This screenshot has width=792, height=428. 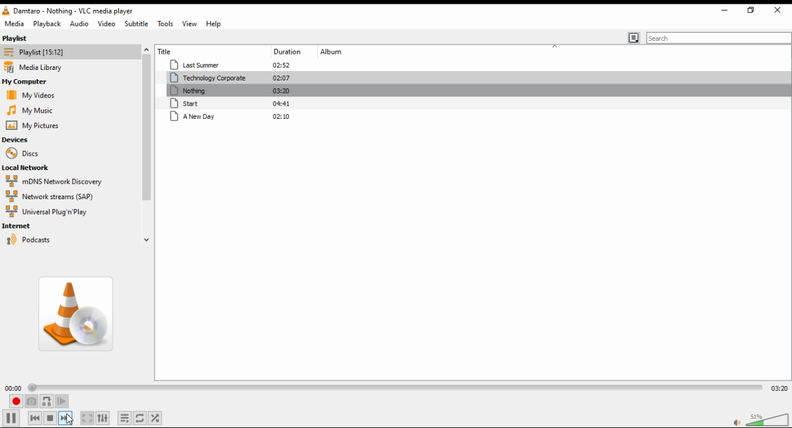 I want to click on discs, so click(x=23, y=155).